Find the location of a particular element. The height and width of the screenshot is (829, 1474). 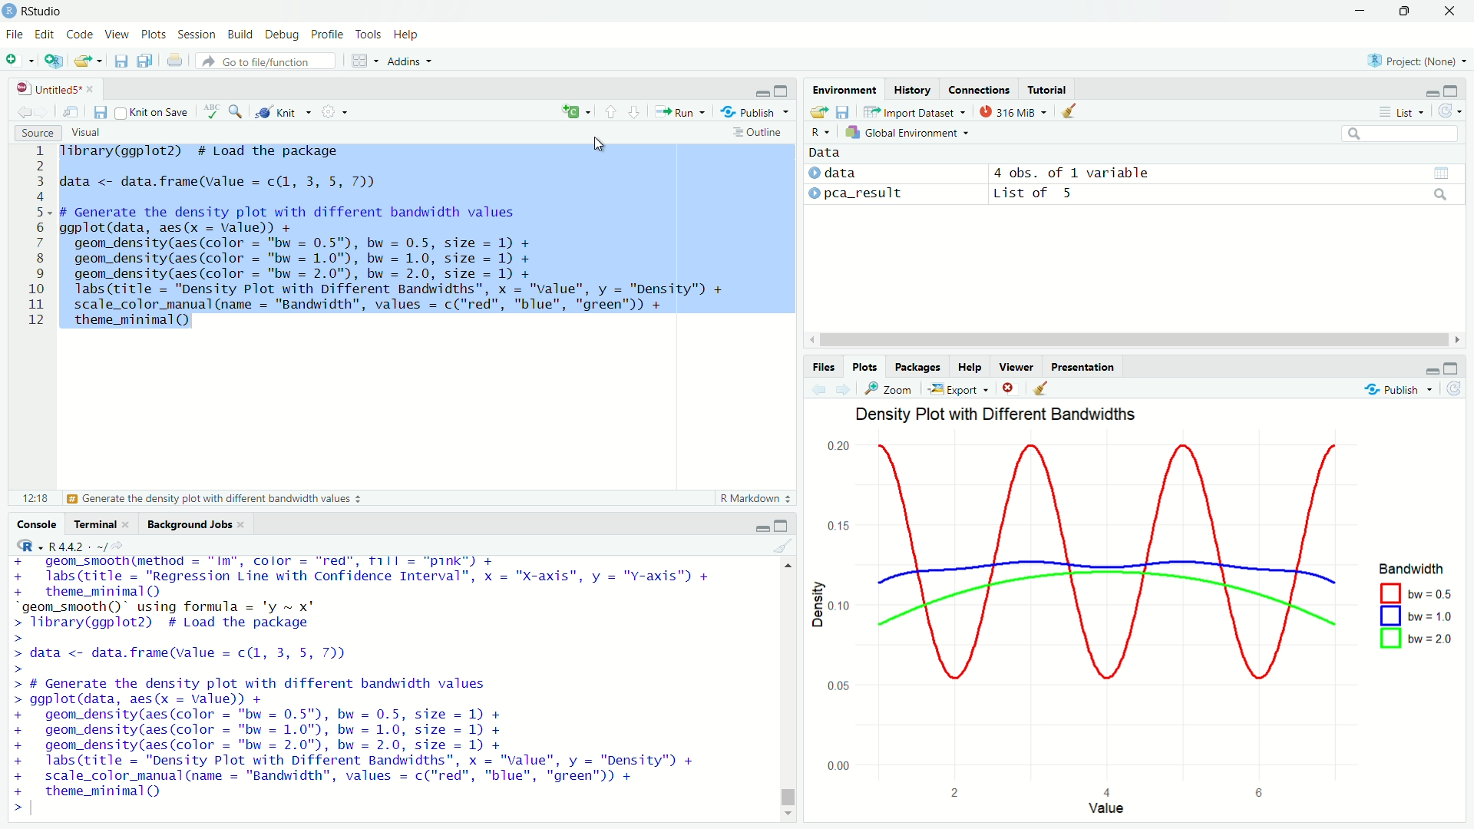

+ geom_smooth(method = "Im", color = “red”, Till = "pink") +

+ labs(title = "Regression Line with Confidence Interval”, x = "X-axis", y = "Y-axis") +
+ theme_minimal QO

“geom_smooth()" using formula = 'y ~ x'

> library(ggplot2) # Load the package

>

> data <- data.frame(value = c(1, 3, 5, 7))

>

> # Generate the density plot with different bandwidth values

> ggplot(data, aes(x = Value)) +

+ geom_density(aes(color = "bw = 0.5"), bw = 0.5, size = 1) +

+ geom_density(aes(color = "bw = 1.0"), bw = 1.0, size = 1) +

+ geom_density(aes(color = "bw = 2.0"), bw = 2.0, size = 1) +

+ labs(title = "Density Plot with Different Bandwidths", x = "value", y = "Density") +
+ scale_color_manual(name = "Bandwidth", values = c("red", "blue", "green")) +

+ theme_minimal OQ

>| is located at coordinates (375, 685).